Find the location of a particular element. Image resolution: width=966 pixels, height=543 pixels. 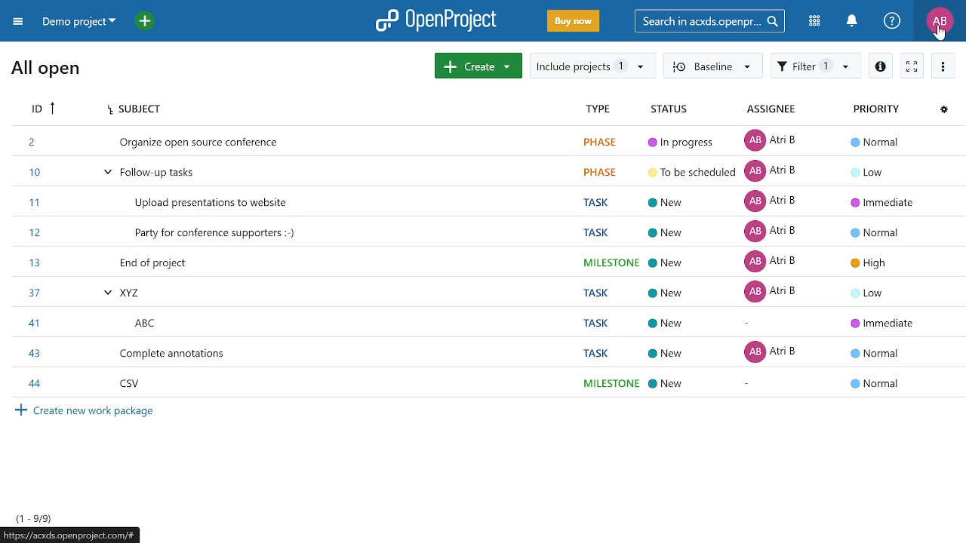

Property is located at coordinates (872, 109).